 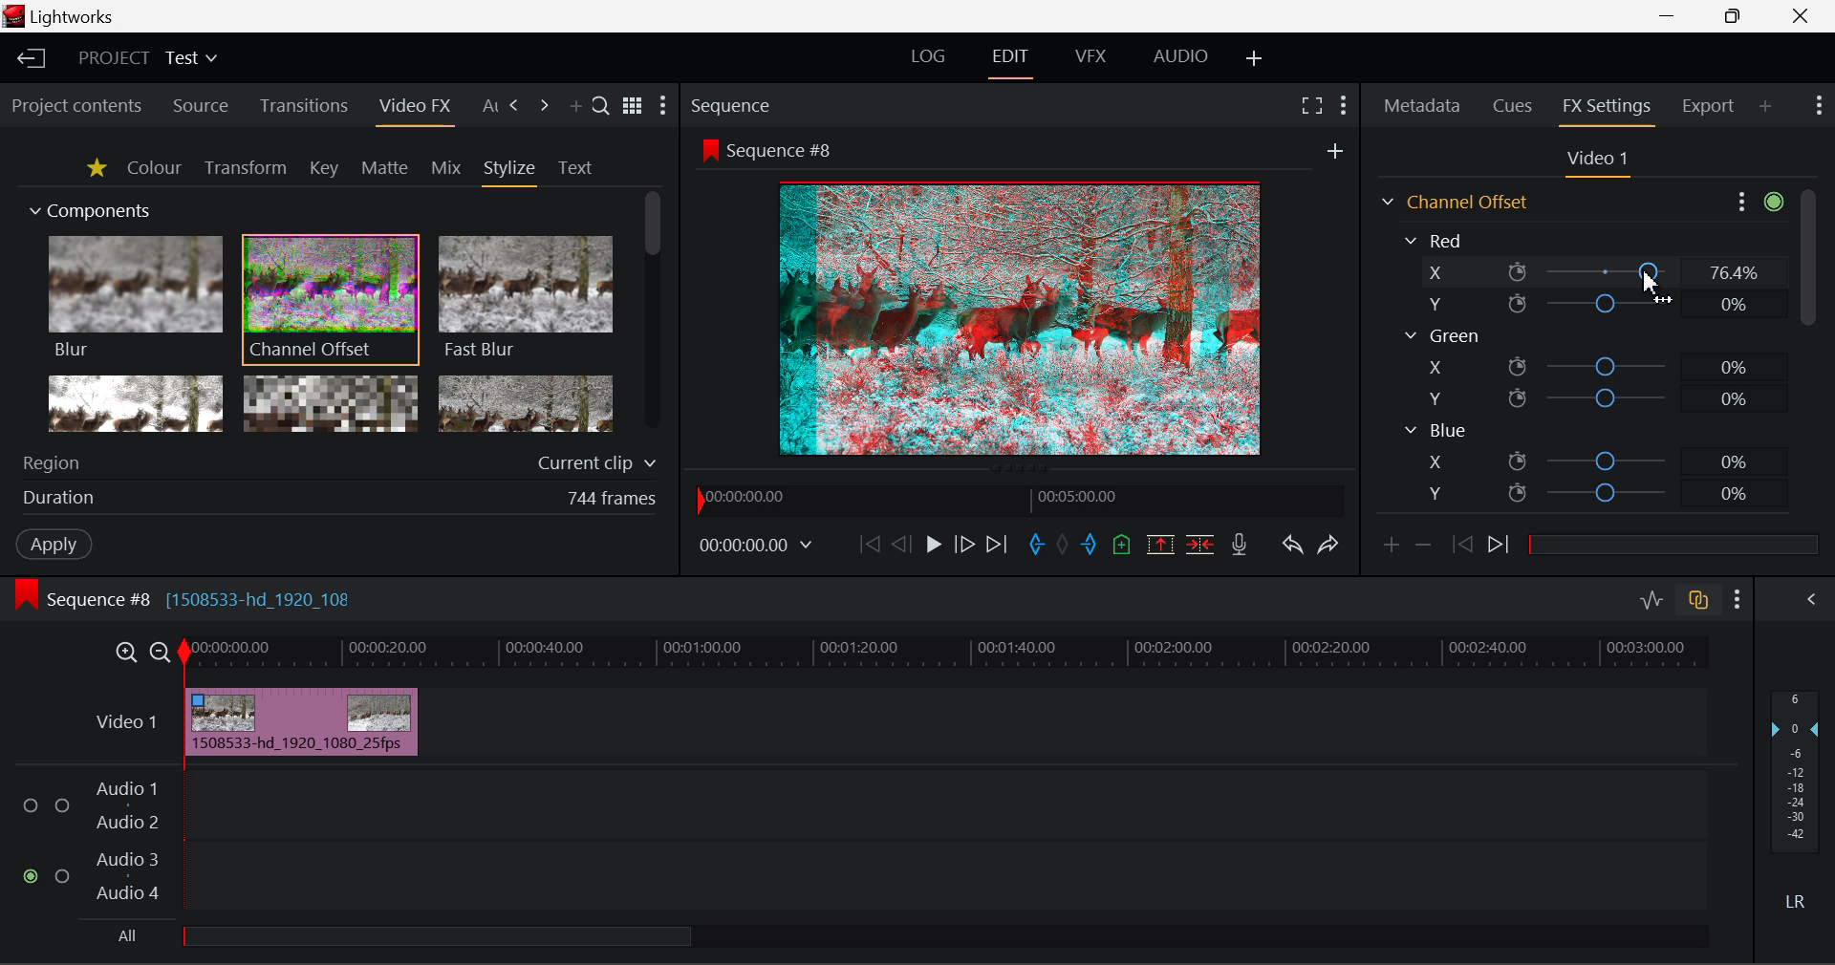 What do you see at coordinates (88, 207) in the screenshot?
I see `Components Section` at bounding box center [88, 207].